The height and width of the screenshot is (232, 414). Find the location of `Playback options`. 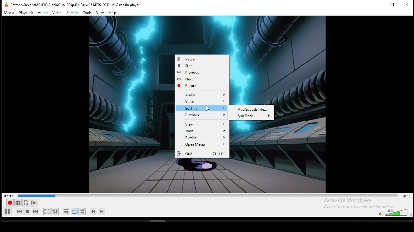

Playback options is located at coordinates (202, 115).